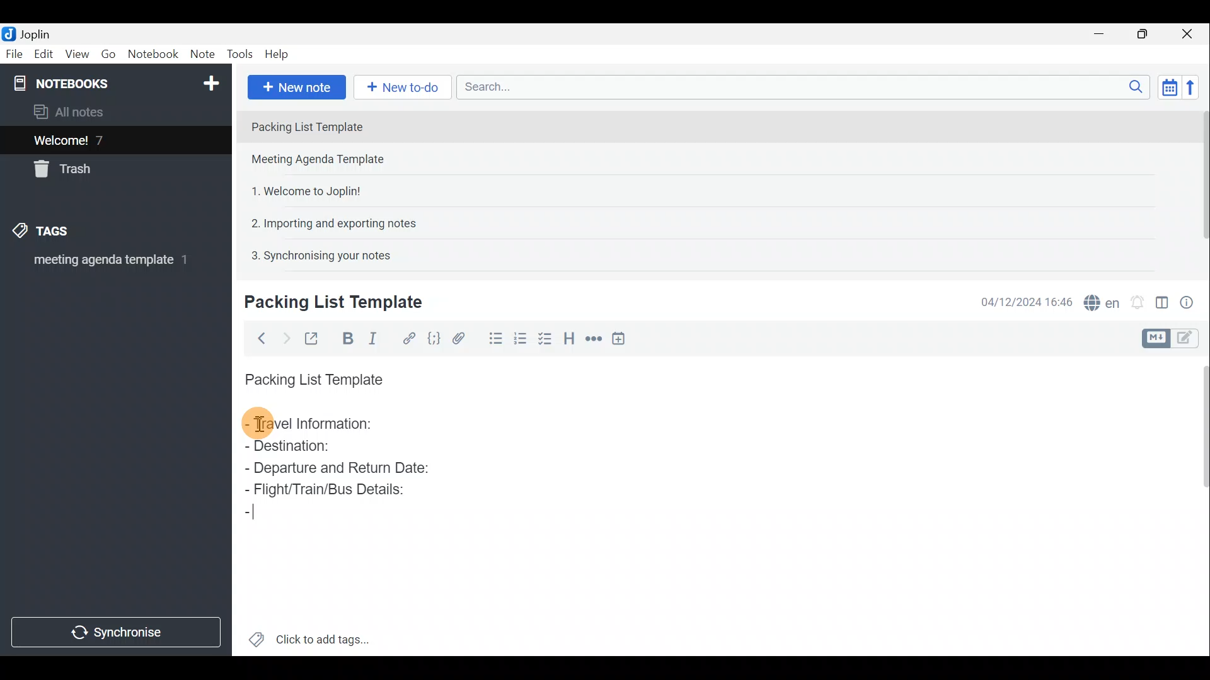  What do you see at coordinates (13, 53) in the screenshot?
I see `File` at bounding box center [13, 53].